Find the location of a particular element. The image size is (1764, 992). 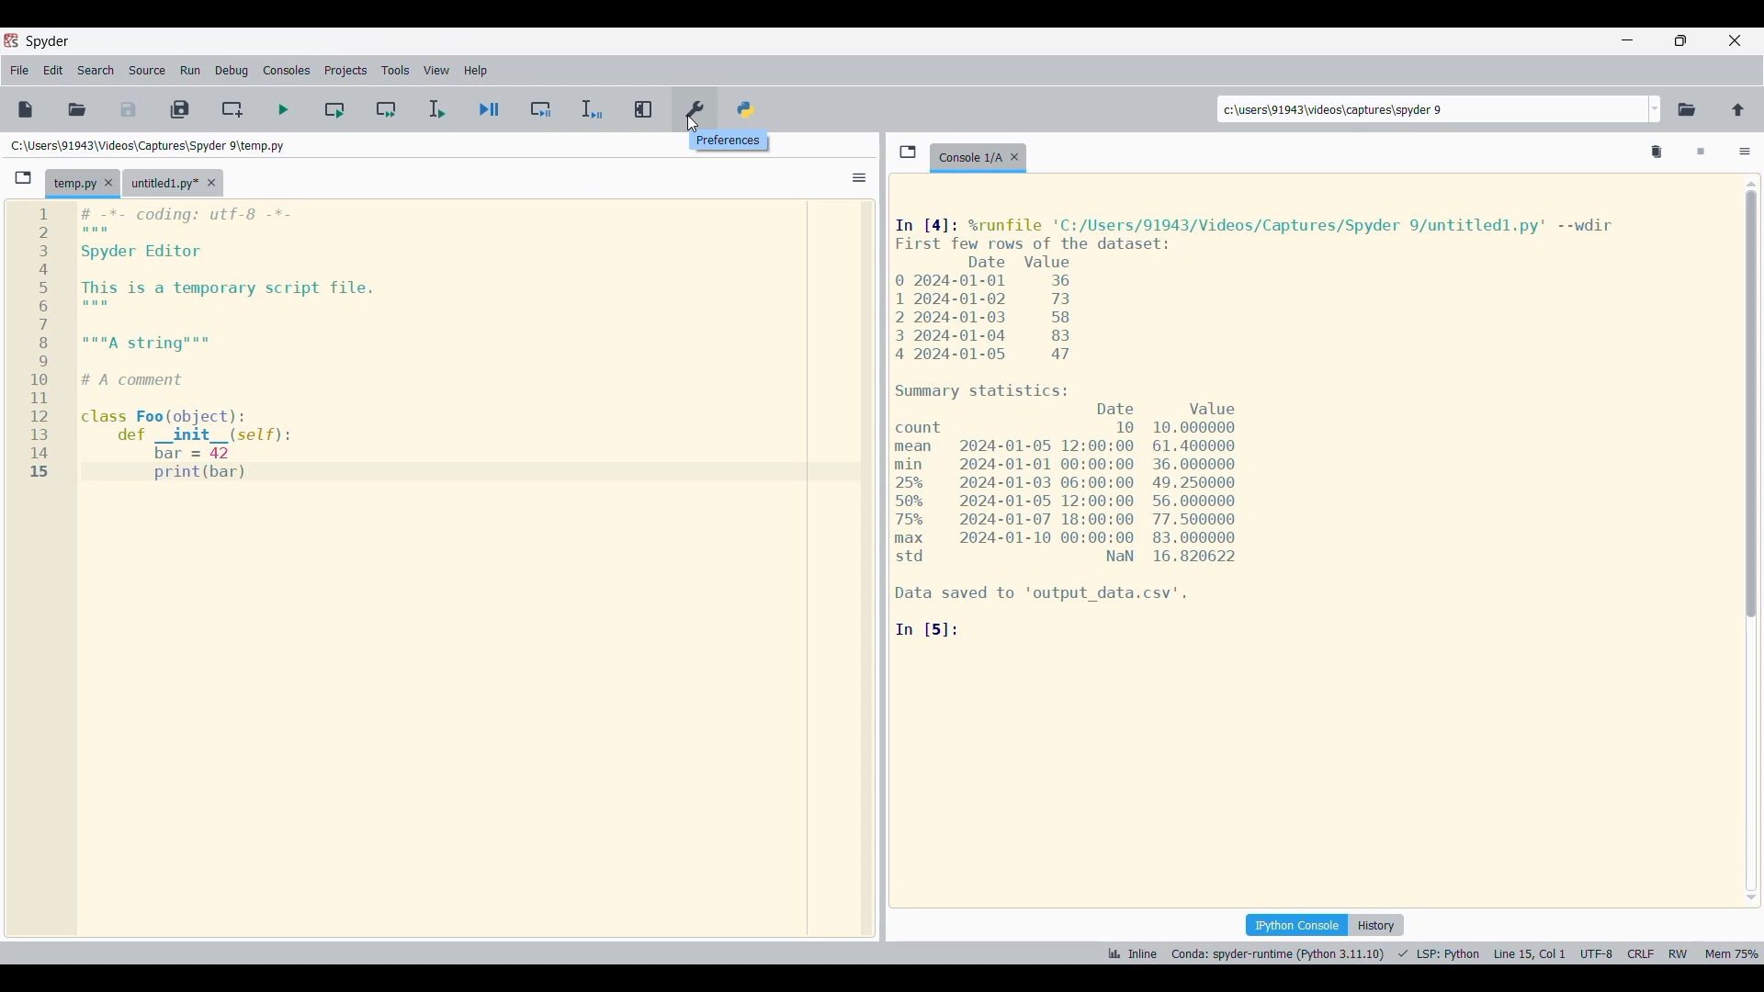

Minimize is located at coordinates (1627, 39).